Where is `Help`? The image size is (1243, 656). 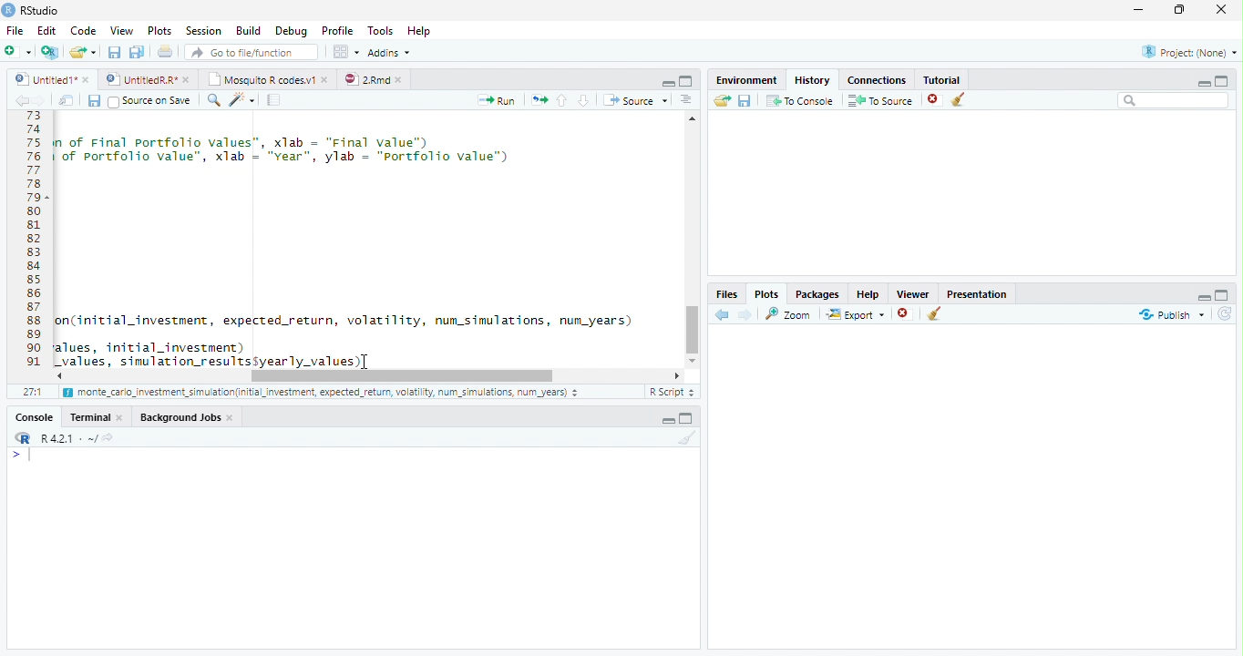
Help is located at coordinates (868, 293).